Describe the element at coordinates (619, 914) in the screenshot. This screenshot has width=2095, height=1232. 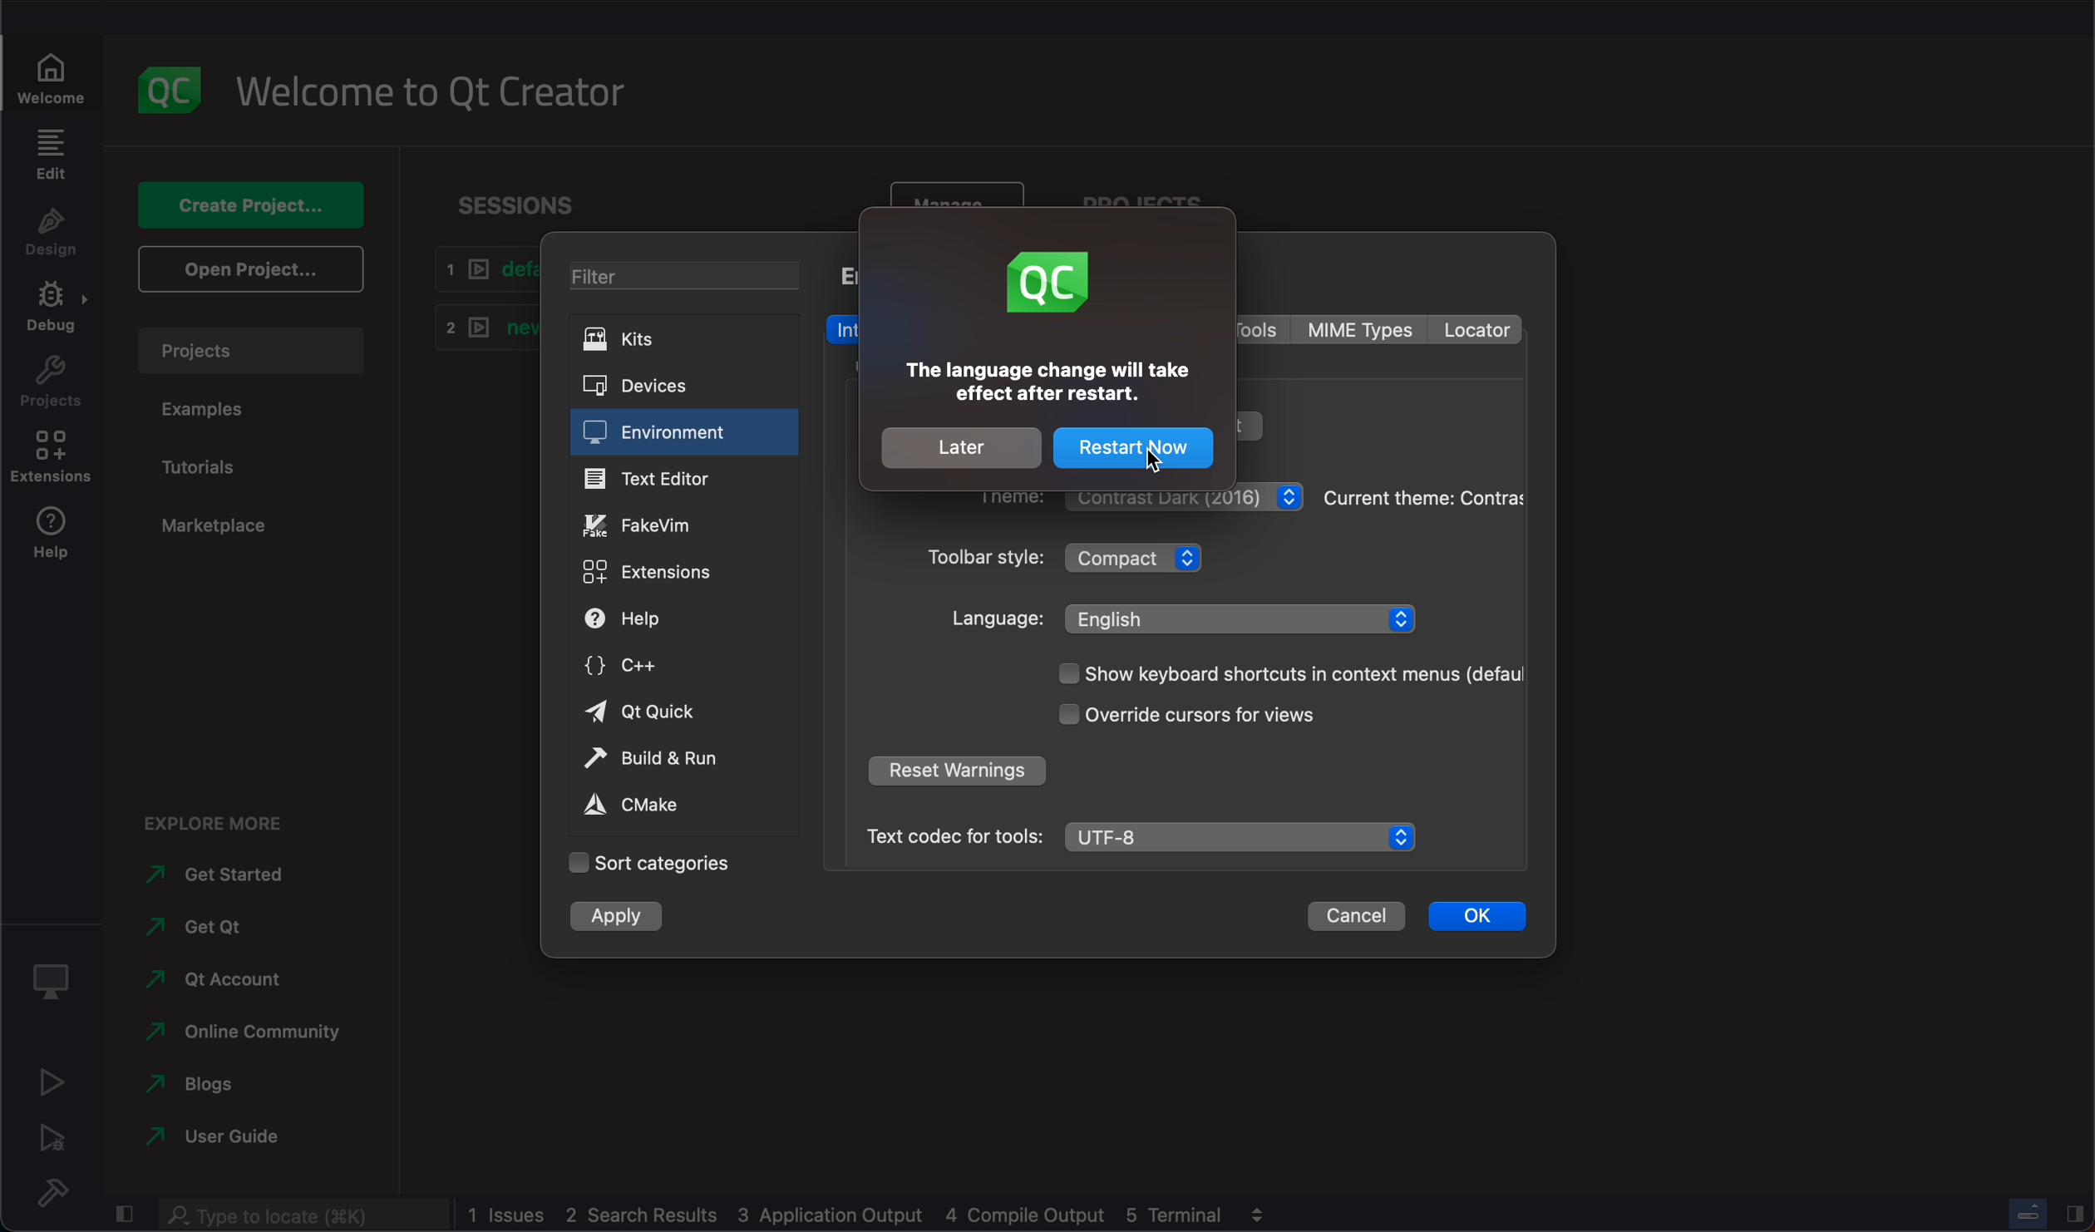
I see `apply` at that location.